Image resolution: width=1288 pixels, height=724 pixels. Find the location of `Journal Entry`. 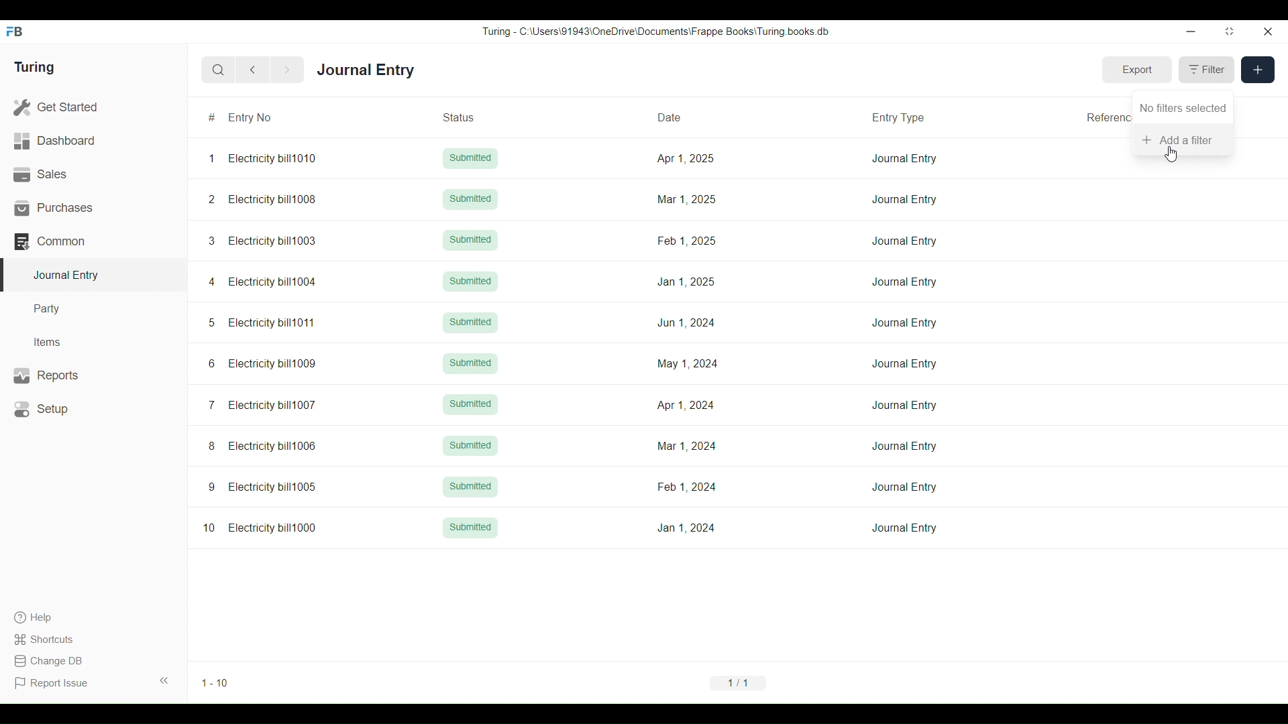

Journal Entry is located at coordinates (904, 200).